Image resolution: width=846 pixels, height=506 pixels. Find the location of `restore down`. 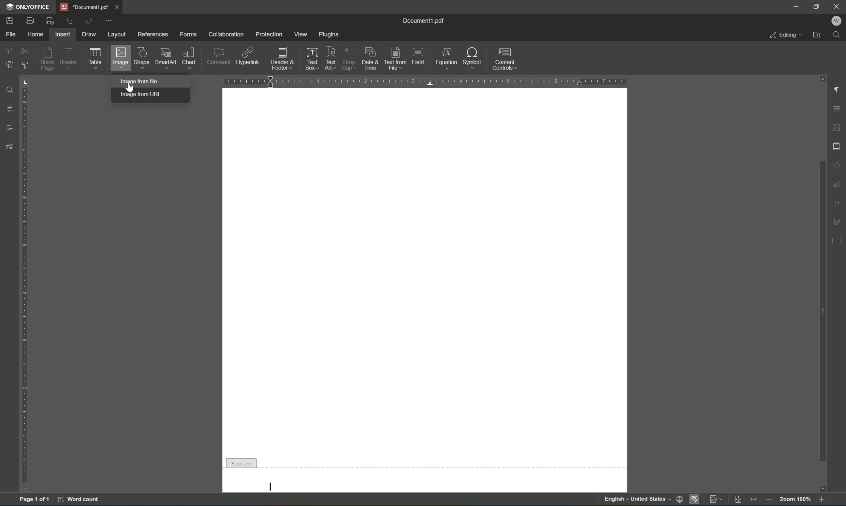

restore down is located at coordinates (818, 6).